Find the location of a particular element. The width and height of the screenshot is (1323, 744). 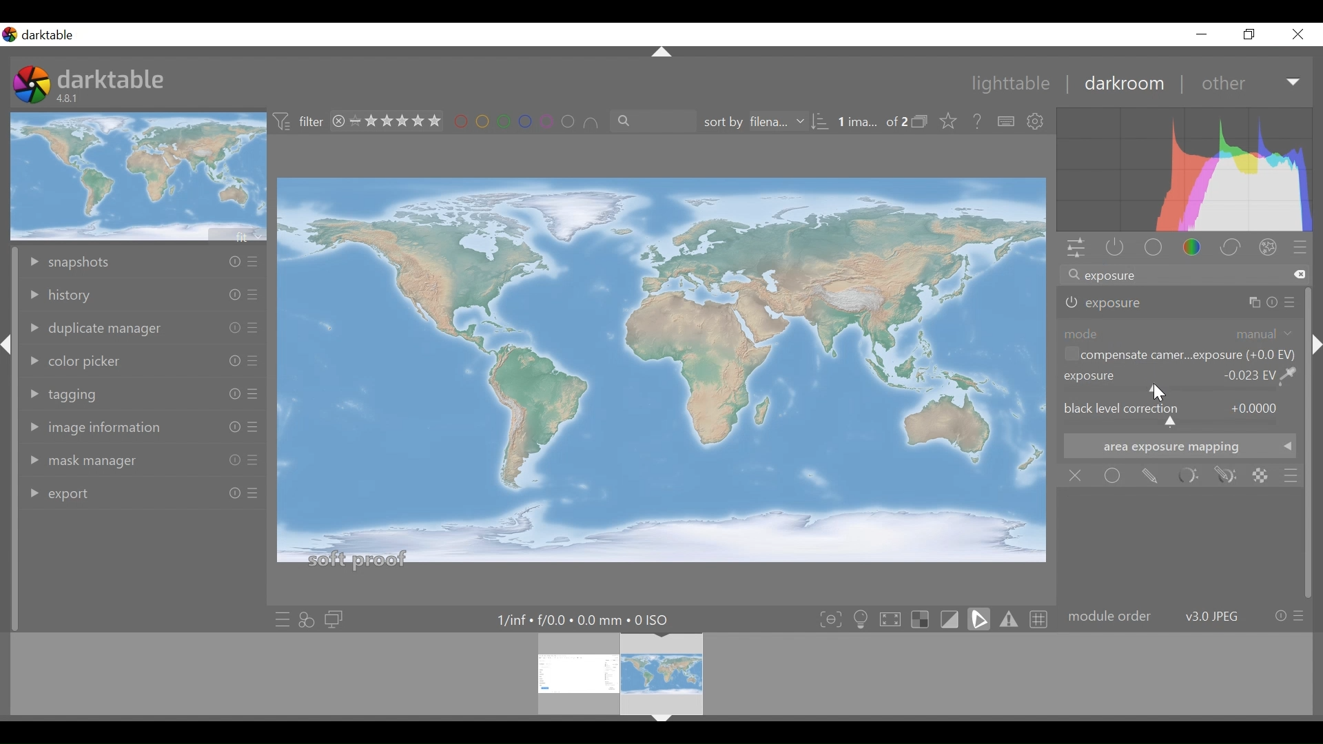

 is located at coordinates (227, 427).